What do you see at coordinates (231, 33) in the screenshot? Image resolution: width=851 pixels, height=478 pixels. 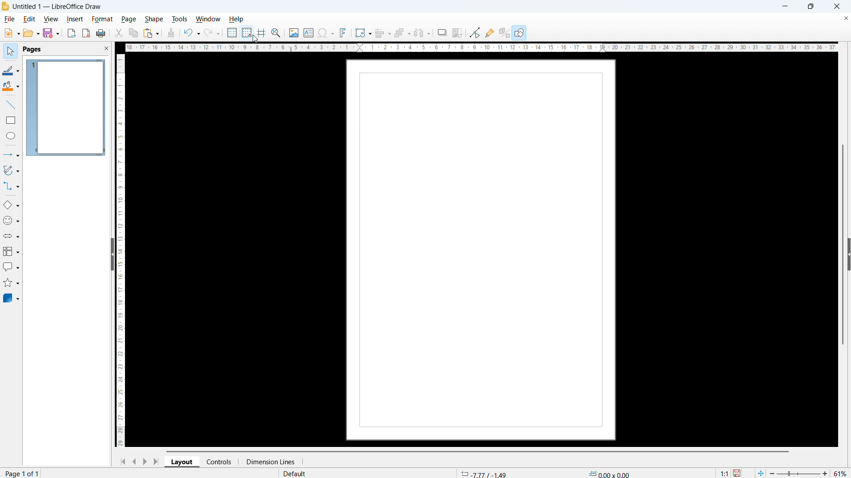 I see `Show grid ` at bounding box center [231, 33].